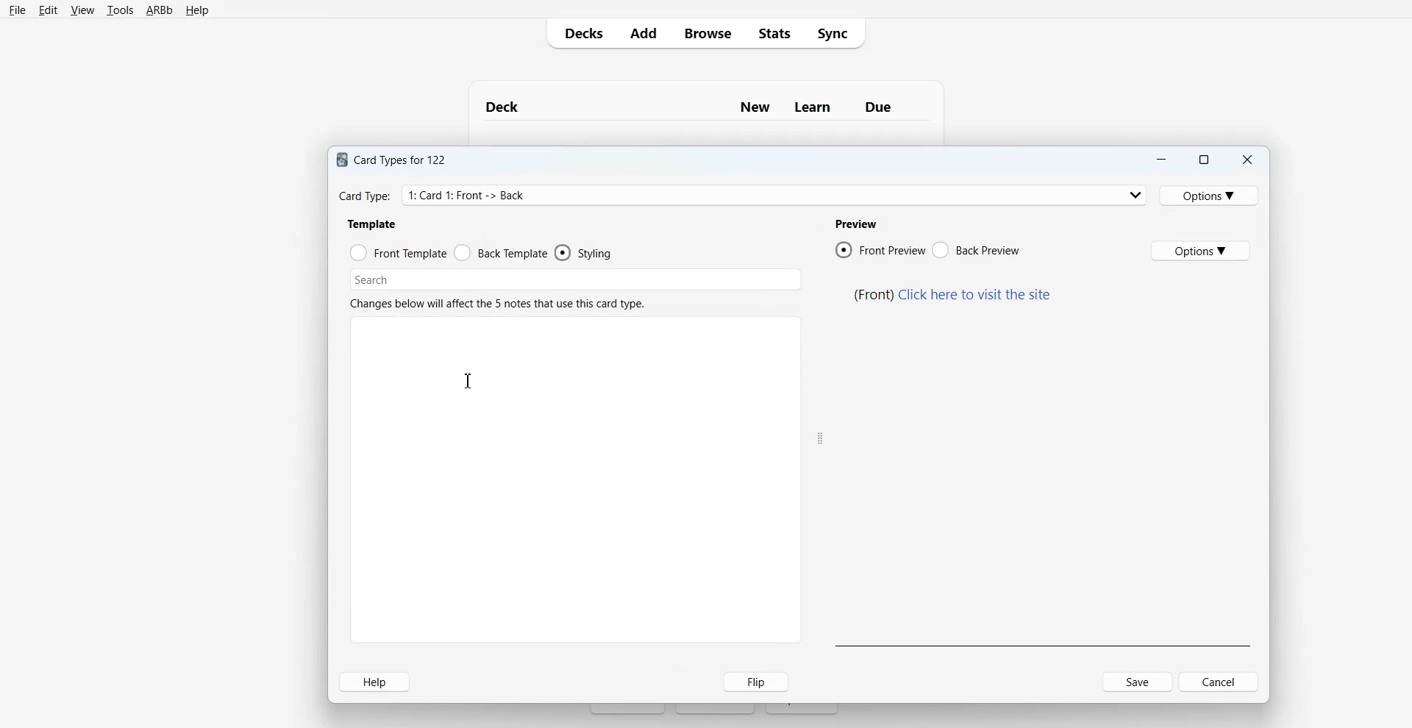 The image size is (1412, 728). What do you see at coordinates (855, 224) in the screenshot?
I see `text 3` at bounding box center [855, 224].